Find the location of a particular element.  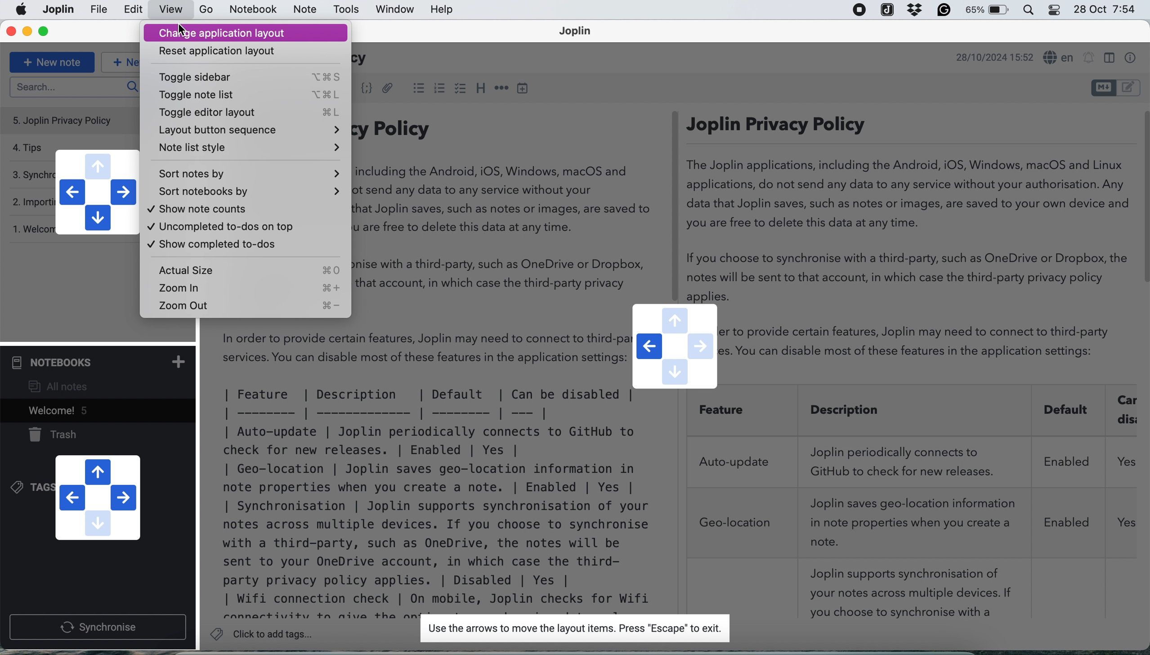

control center is located at coordinates (1057, 10).